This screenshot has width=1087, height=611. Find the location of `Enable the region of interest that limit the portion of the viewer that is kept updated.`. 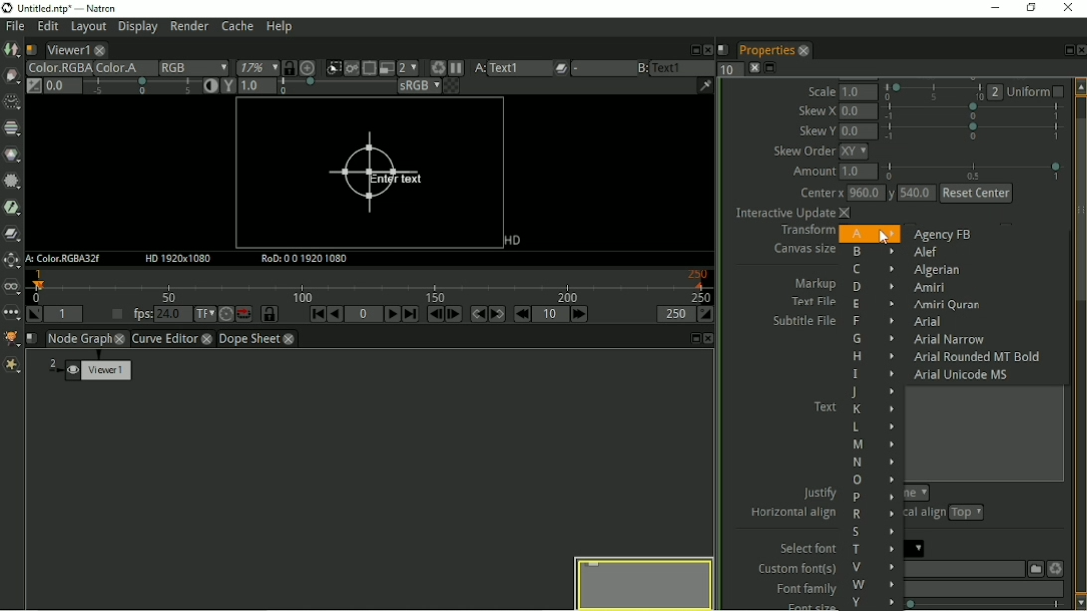

Enable the region of interest that limit the portion of the viewer that is kept updated. is located at coordinates (369, 66).